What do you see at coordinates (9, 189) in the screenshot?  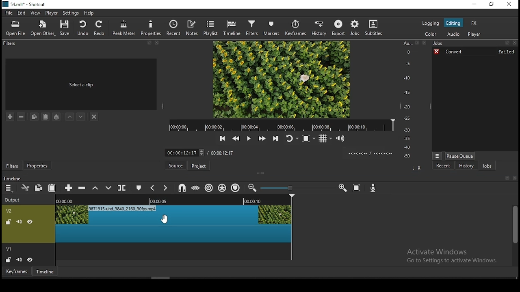 I see `timeline menu` at bounding box center [9, 189].